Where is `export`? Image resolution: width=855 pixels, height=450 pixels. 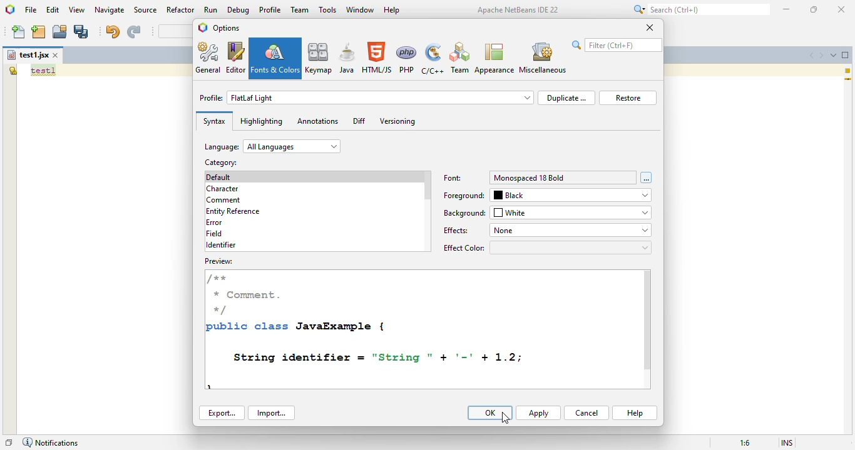
export is located at coordinates (222, 413).